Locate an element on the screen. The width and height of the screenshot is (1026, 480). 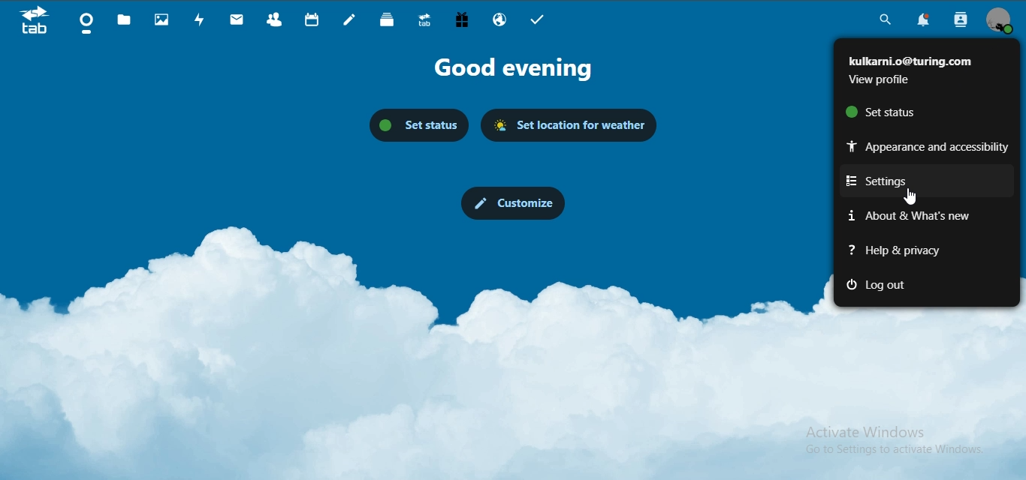
files is located at coordinates (125, 20).